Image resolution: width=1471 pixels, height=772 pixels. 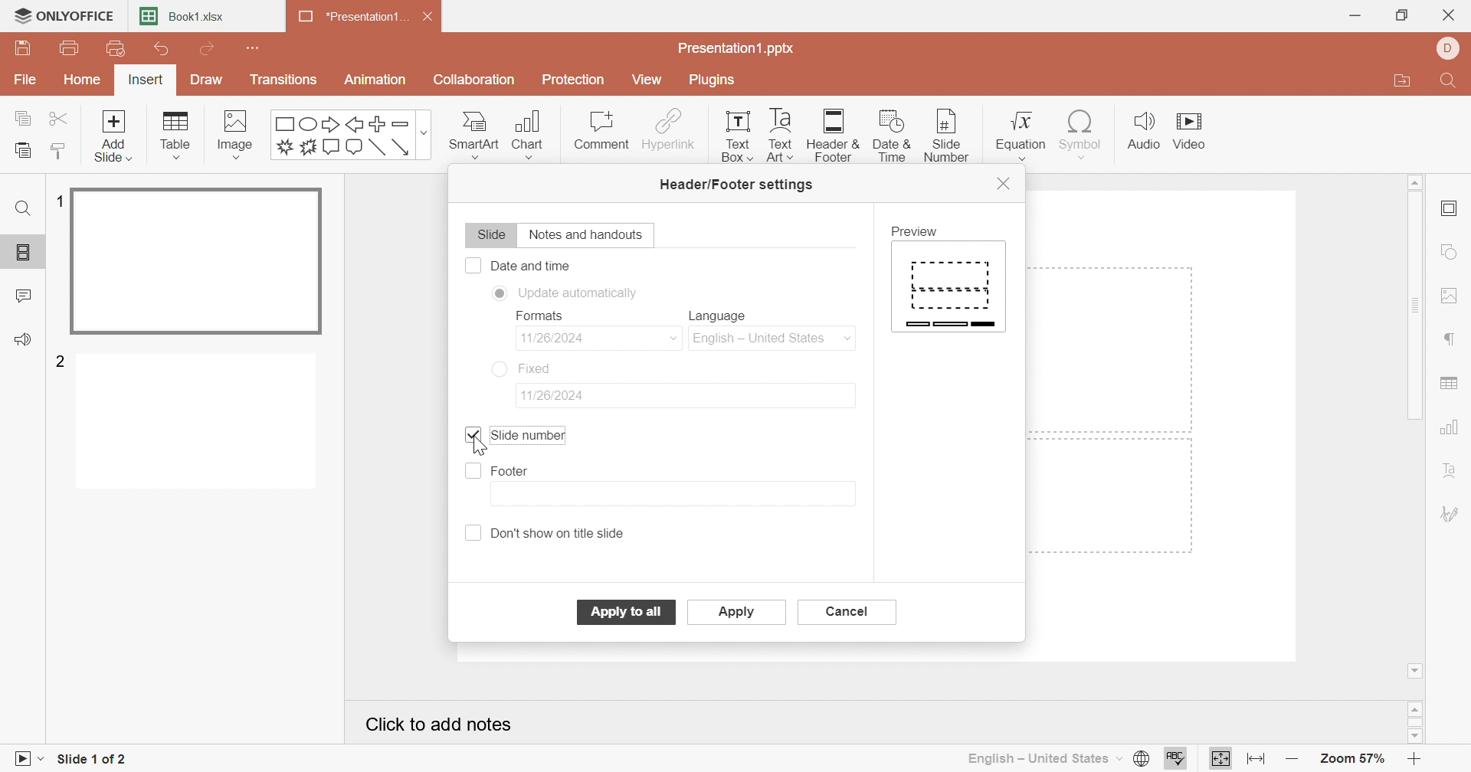 I want to click on Paste, so click(x=22, y=151).